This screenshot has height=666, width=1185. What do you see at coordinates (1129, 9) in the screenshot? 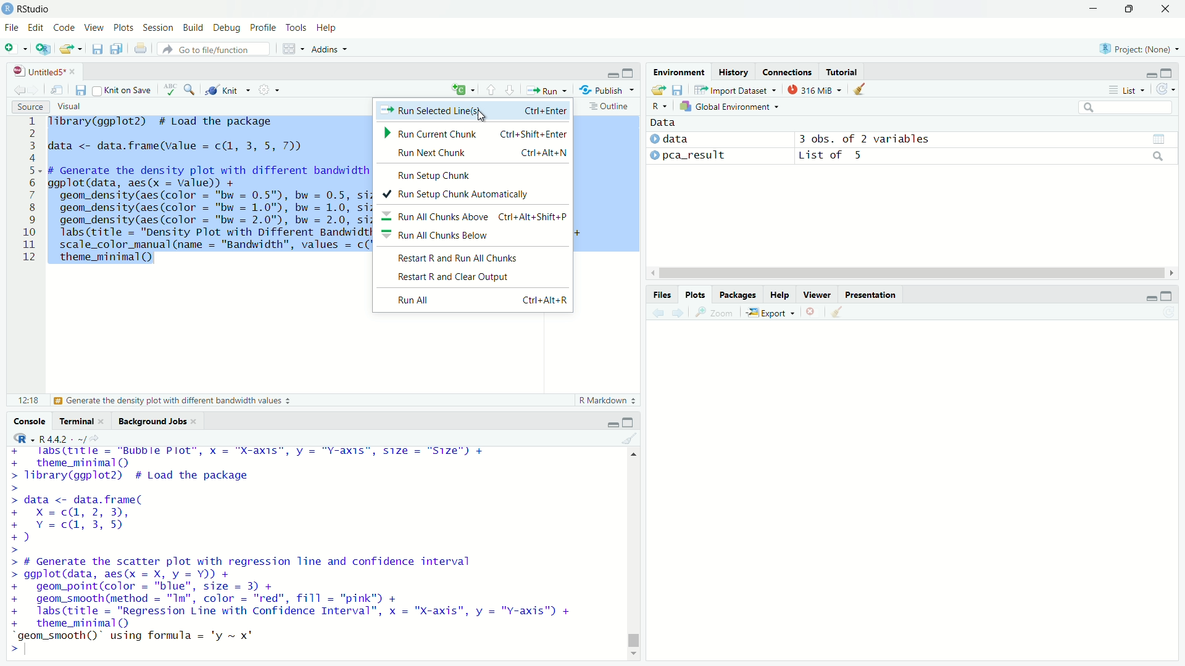
I see `restore` at bounding box center [1129, 9].